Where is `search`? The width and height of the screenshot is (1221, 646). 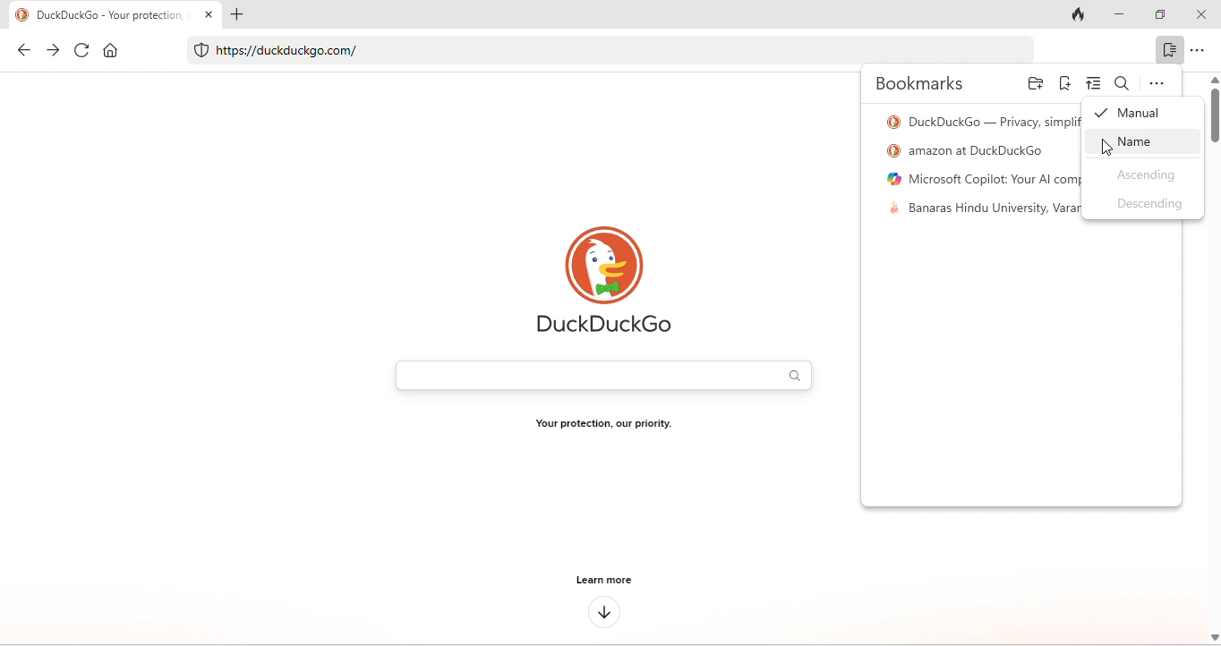 search is located at coordinates (1123, 81).